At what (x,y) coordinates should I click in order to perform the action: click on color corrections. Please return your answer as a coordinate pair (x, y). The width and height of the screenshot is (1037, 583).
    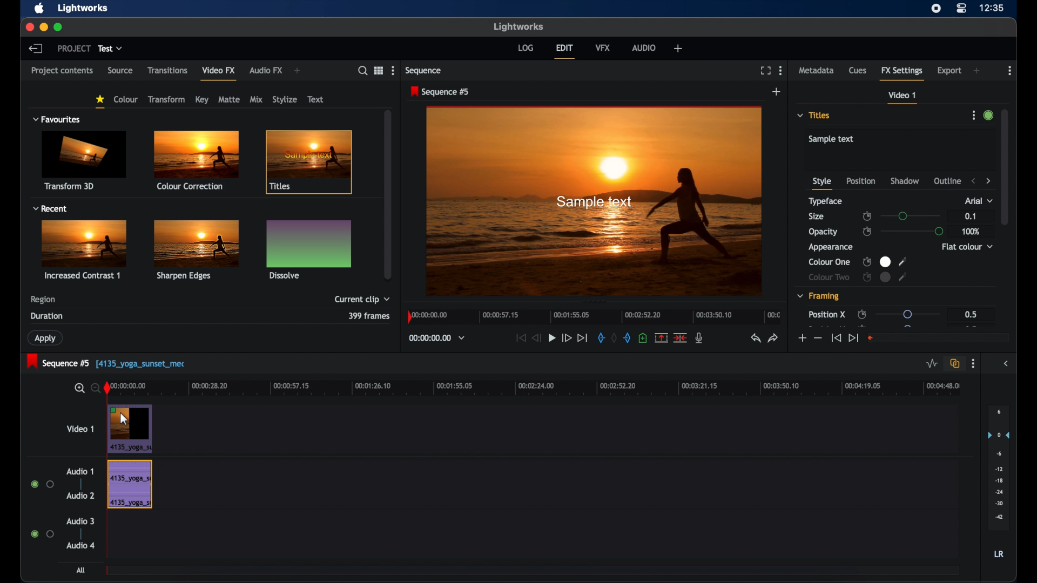
    Looking at the image, I should click on (196, 161).